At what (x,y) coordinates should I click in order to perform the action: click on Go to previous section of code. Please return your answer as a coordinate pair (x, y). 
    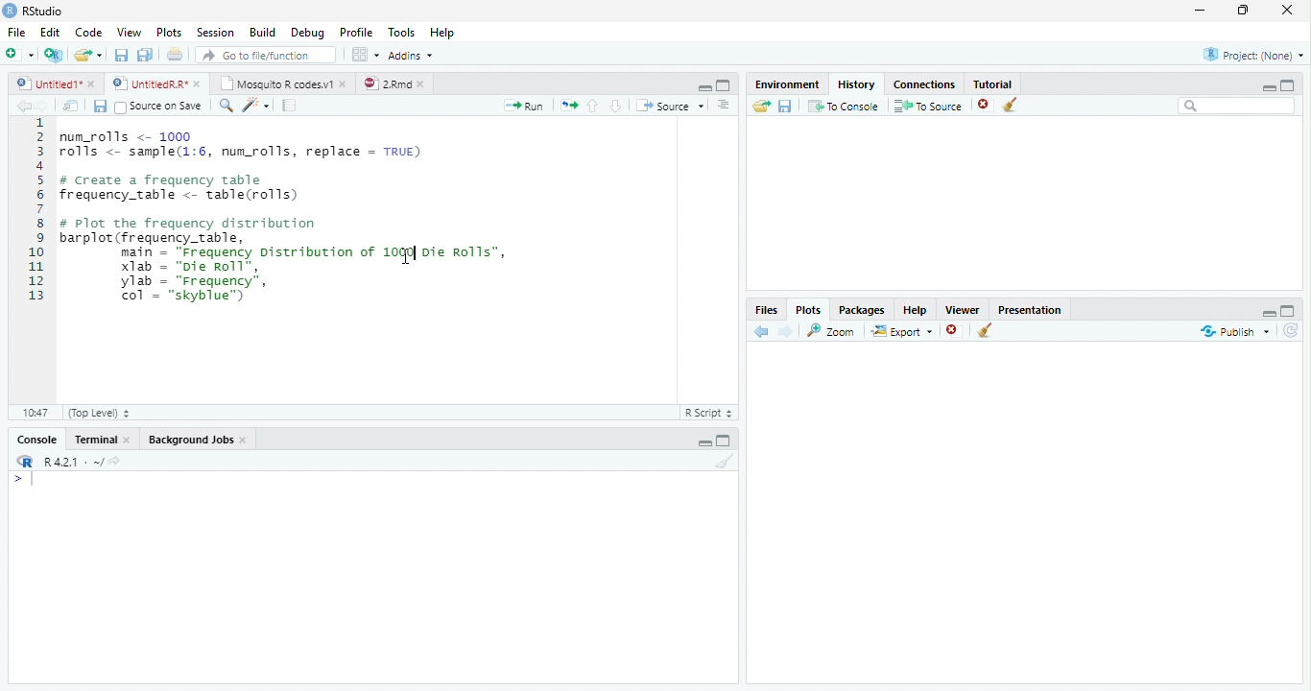
    Looking at the image, I should click on (594, 107).